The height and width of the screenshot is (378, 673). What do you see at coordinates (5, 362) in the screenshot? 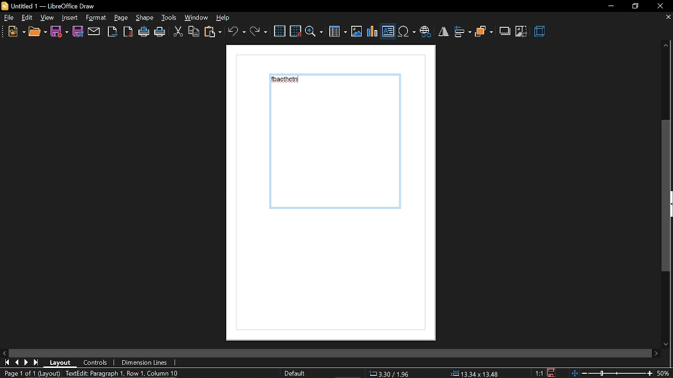
I see `go to first page` at bounding box center [5, 362].